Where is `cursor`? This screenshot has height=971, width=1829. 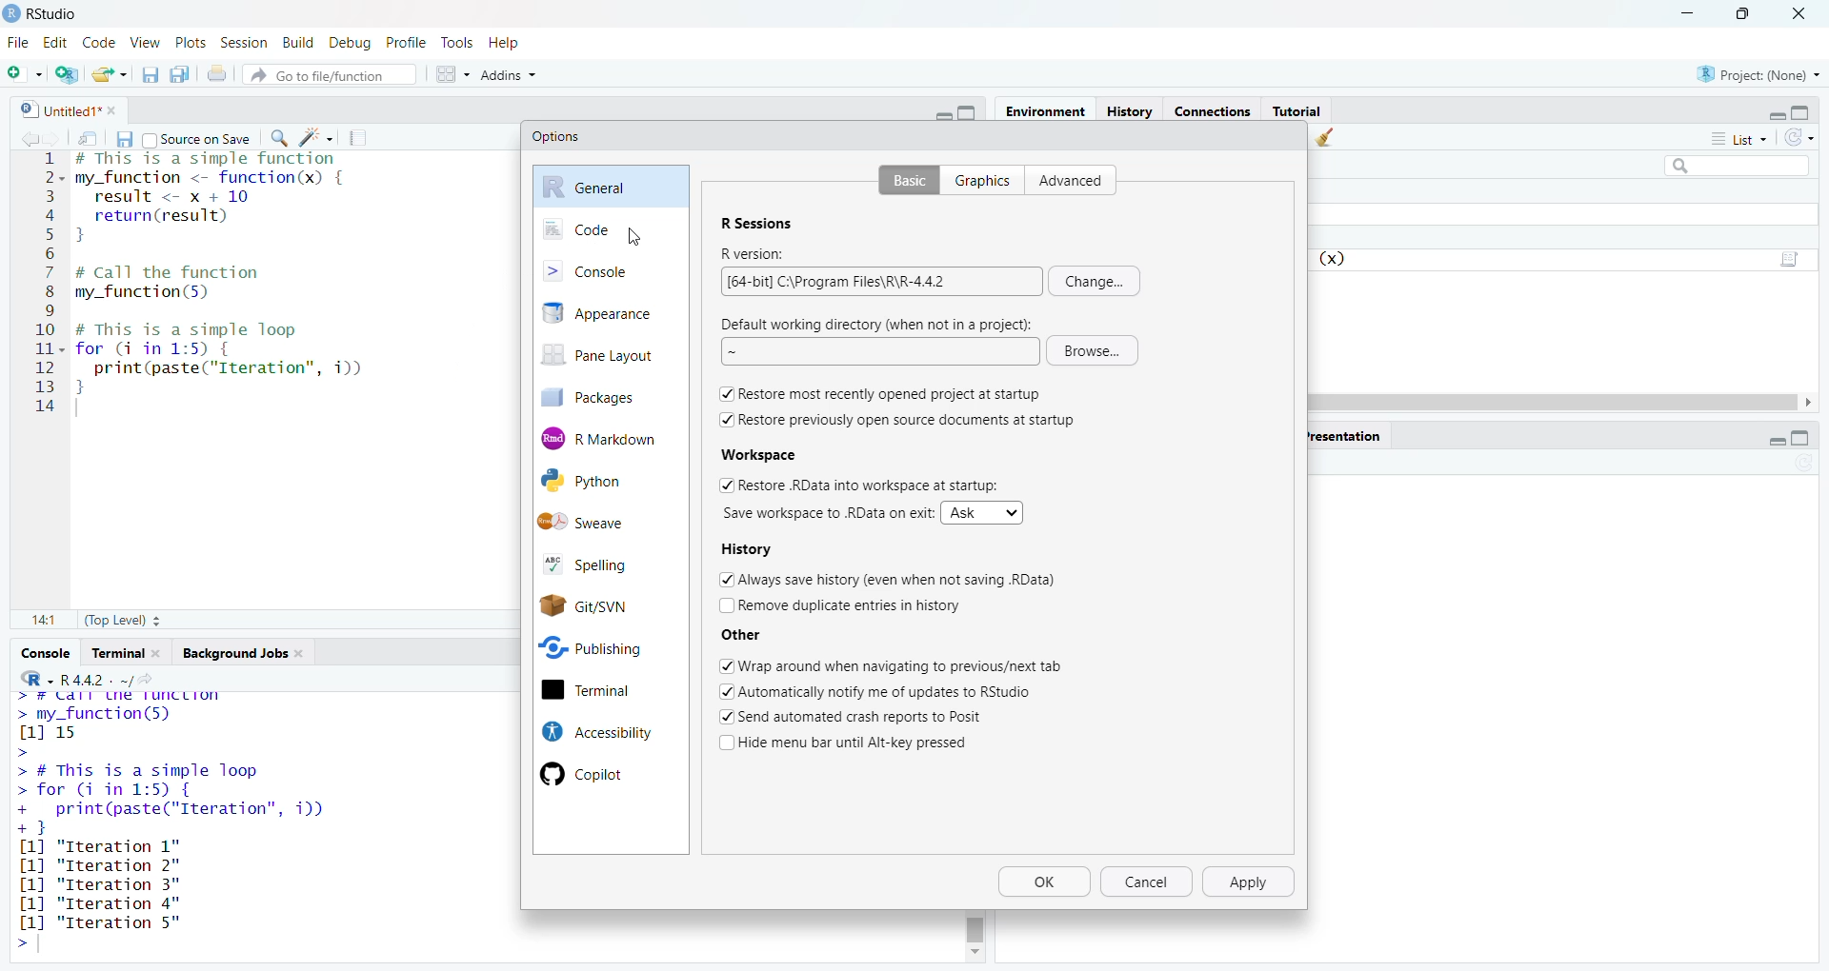 cursor is located at coordinates (636, 235).